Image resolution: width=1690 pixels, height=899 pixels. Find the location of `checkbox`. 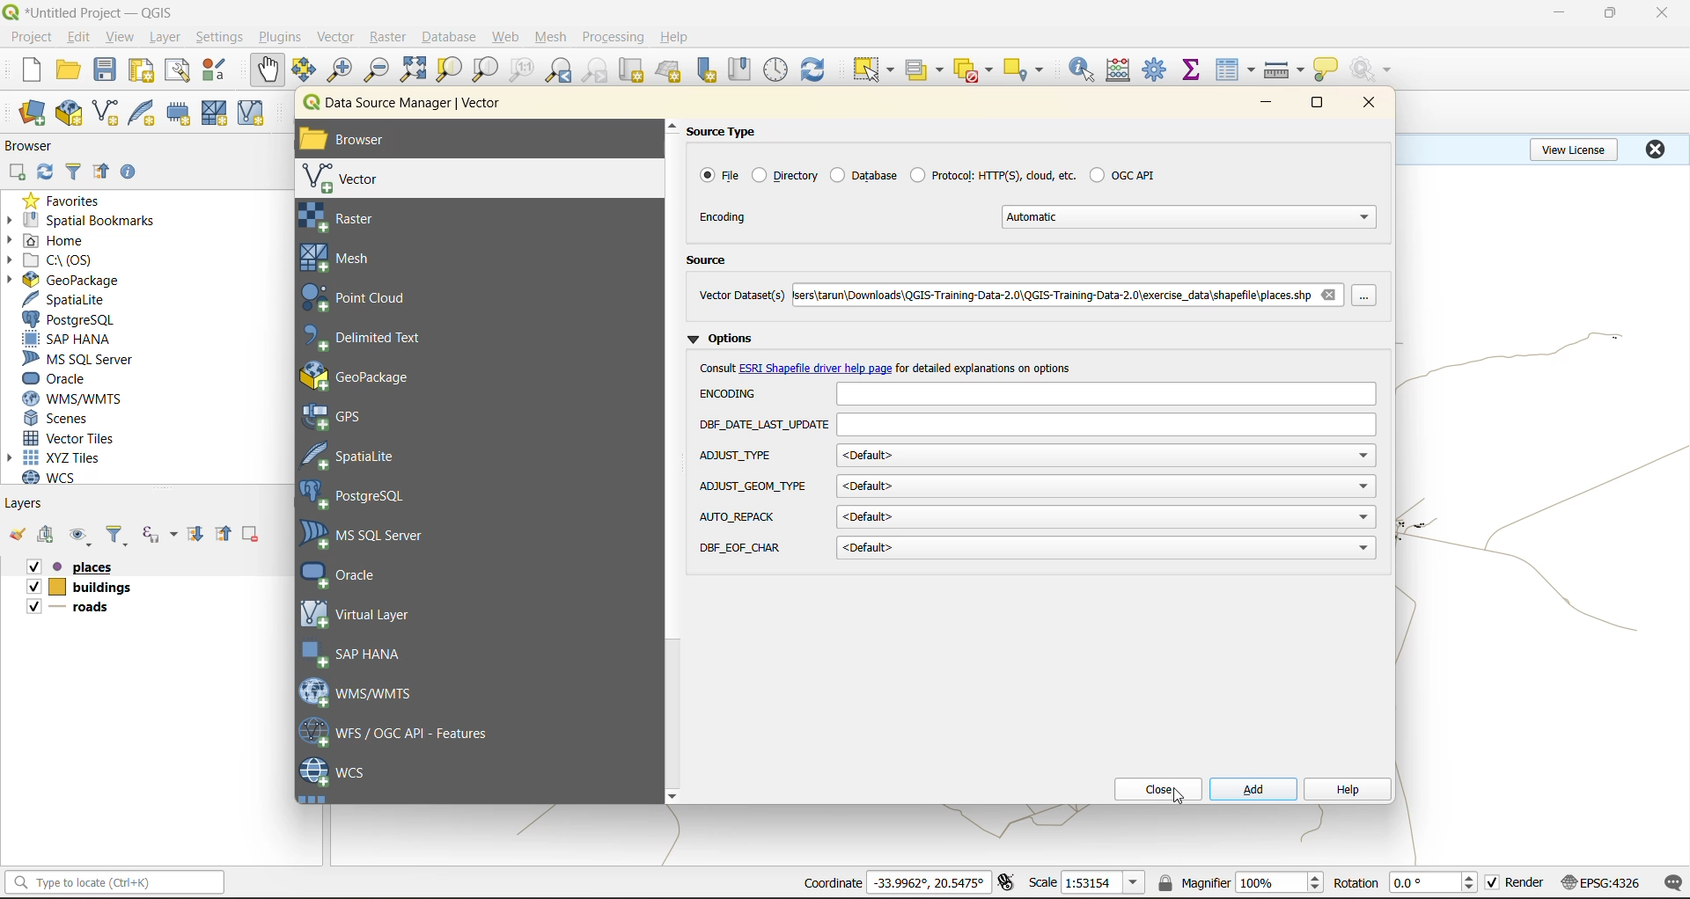

checkbox is located at coordinates (1493, 883).